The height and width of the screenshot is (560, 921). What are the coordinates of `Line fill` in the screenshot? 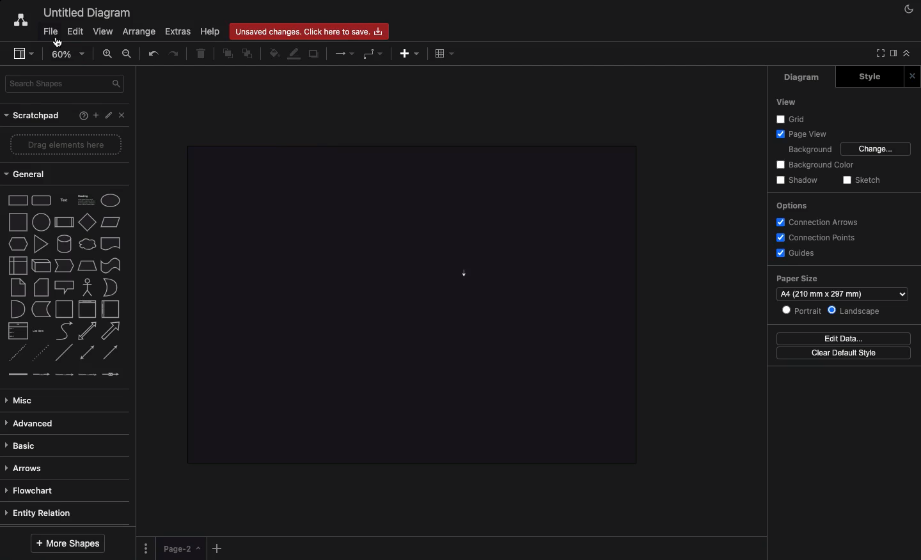 It's located at (295, 54).